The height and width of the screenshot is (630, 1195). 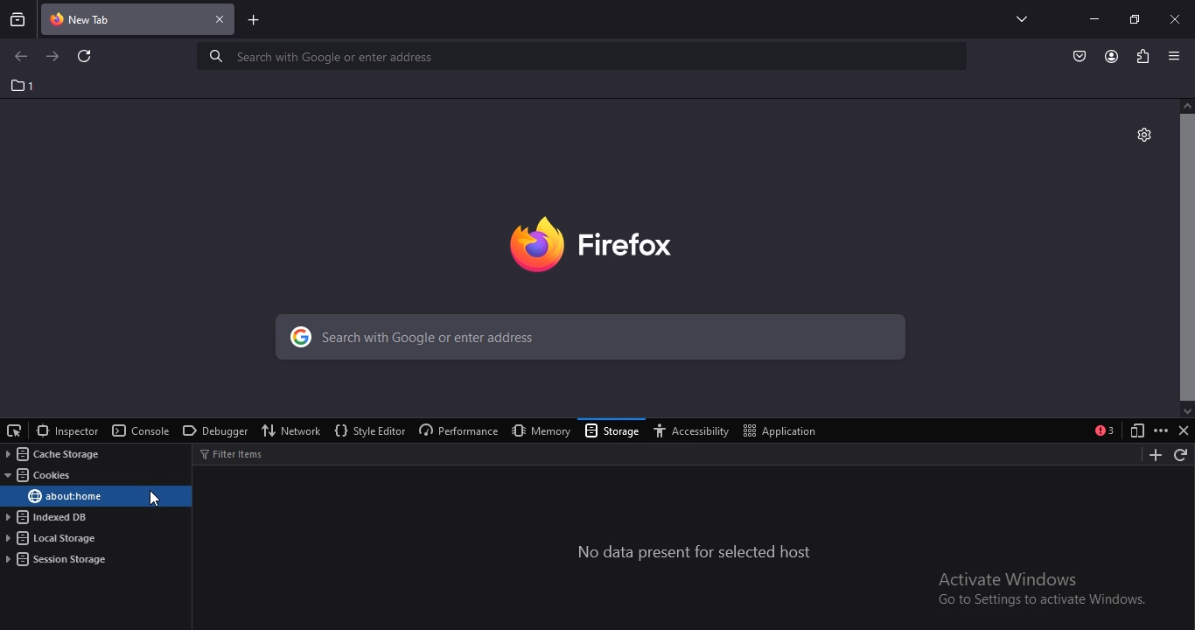 I want to click on list all tabs, so click(x=1017, y=18).